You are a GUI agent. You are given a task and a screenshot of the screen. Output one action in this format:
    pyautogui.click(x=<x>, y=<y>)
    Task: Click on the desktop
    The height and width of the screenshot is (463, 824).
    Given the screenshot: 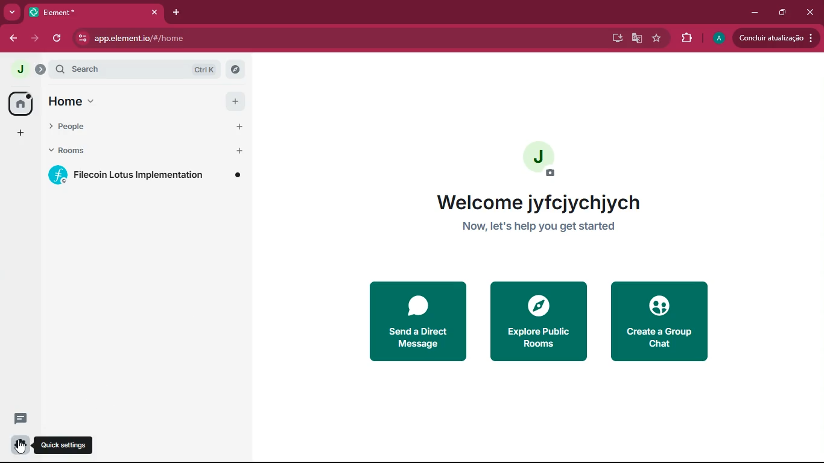 What is the action you would take?
    pyautogui.click(x=616, y=39)
    